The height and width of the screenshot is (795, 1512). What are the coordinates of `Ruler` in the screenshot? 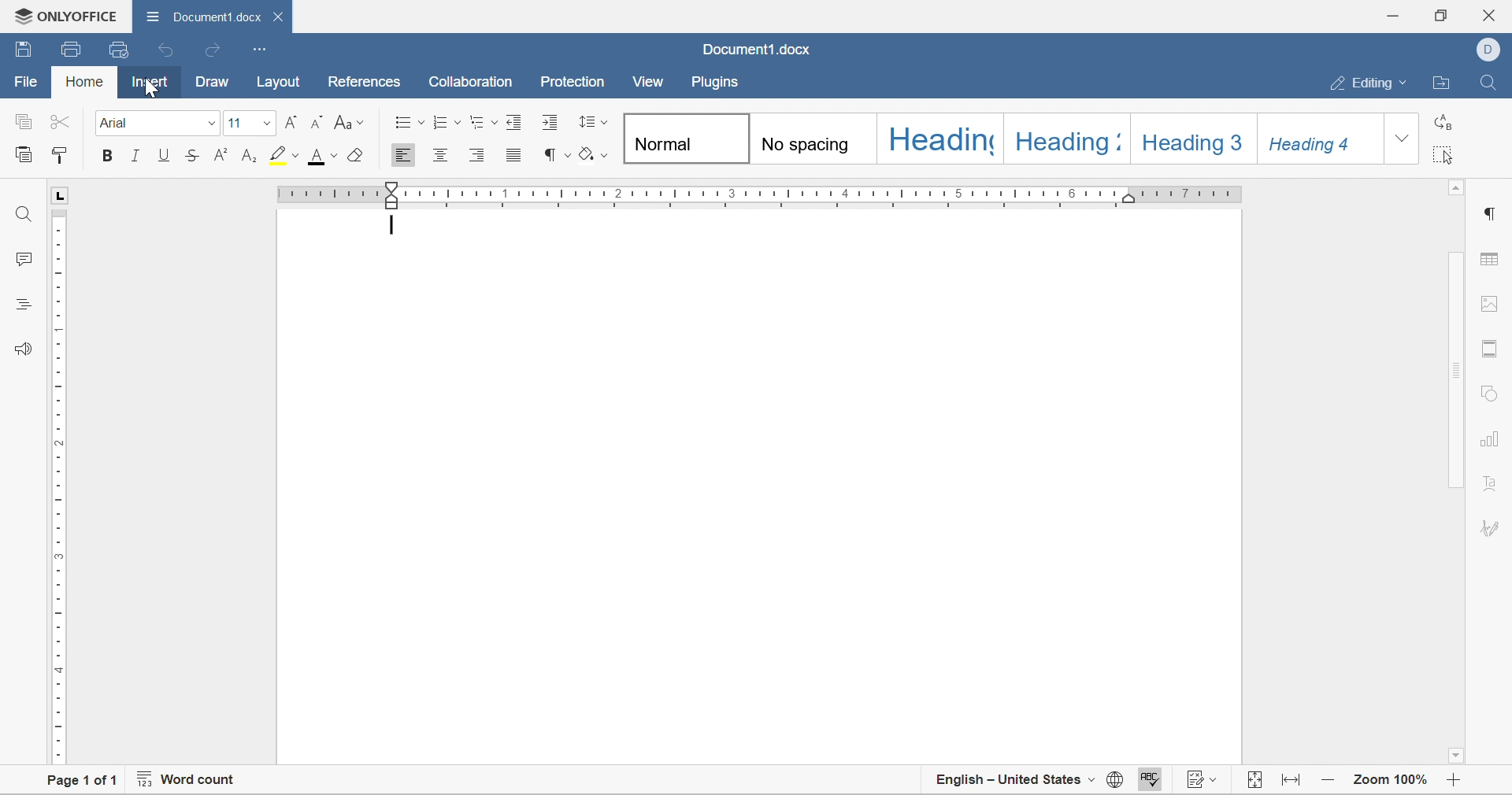 It's located at (55, 488).